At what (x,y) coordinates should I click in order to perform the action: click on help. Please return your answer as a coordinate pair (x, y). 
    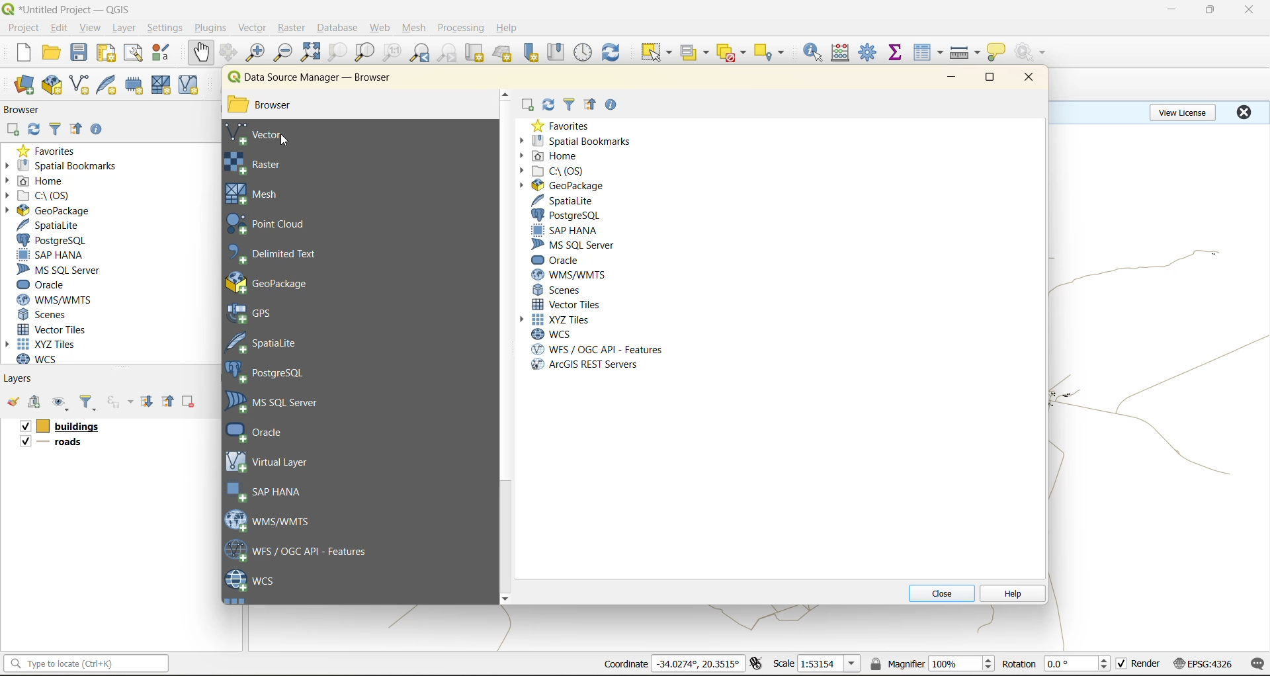
    Looking at the image, I should click on (1011, 595).